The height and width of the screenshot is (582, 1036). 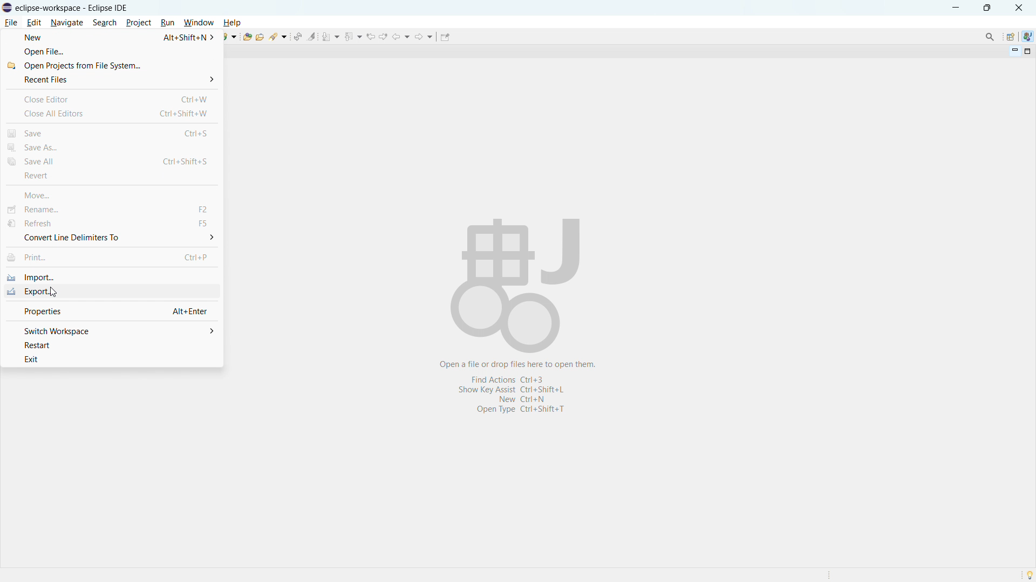 What do you see at coordinates (112, 238) in the screenshot?
I see `convert line delimiters to` at bounding box center [112, 238].